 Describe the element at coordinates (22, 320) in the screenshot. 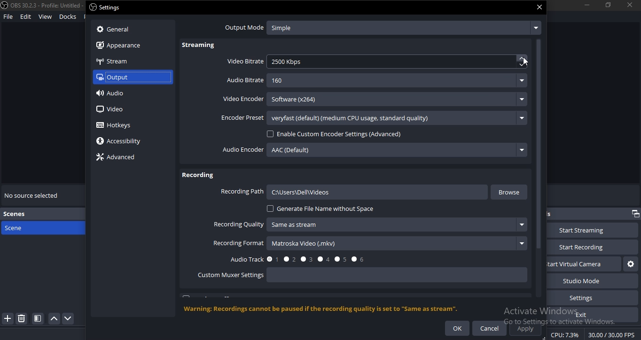

I see `delete scene` at that location.